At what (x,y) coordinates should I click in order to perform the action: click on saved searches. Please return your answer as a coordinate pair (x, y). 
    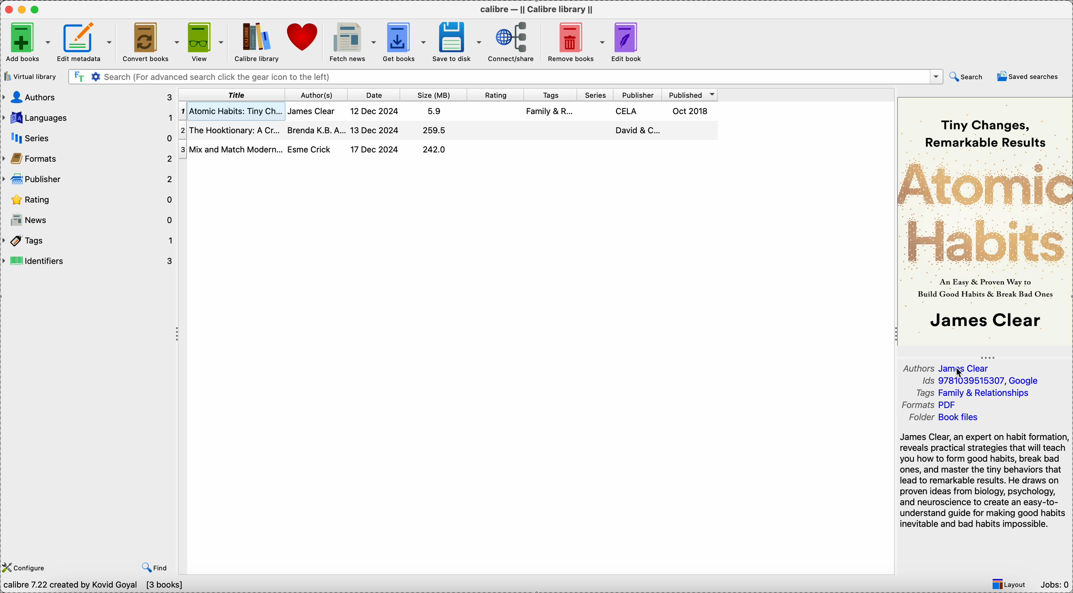
    Looking at the image, I should click on (1029, 77).